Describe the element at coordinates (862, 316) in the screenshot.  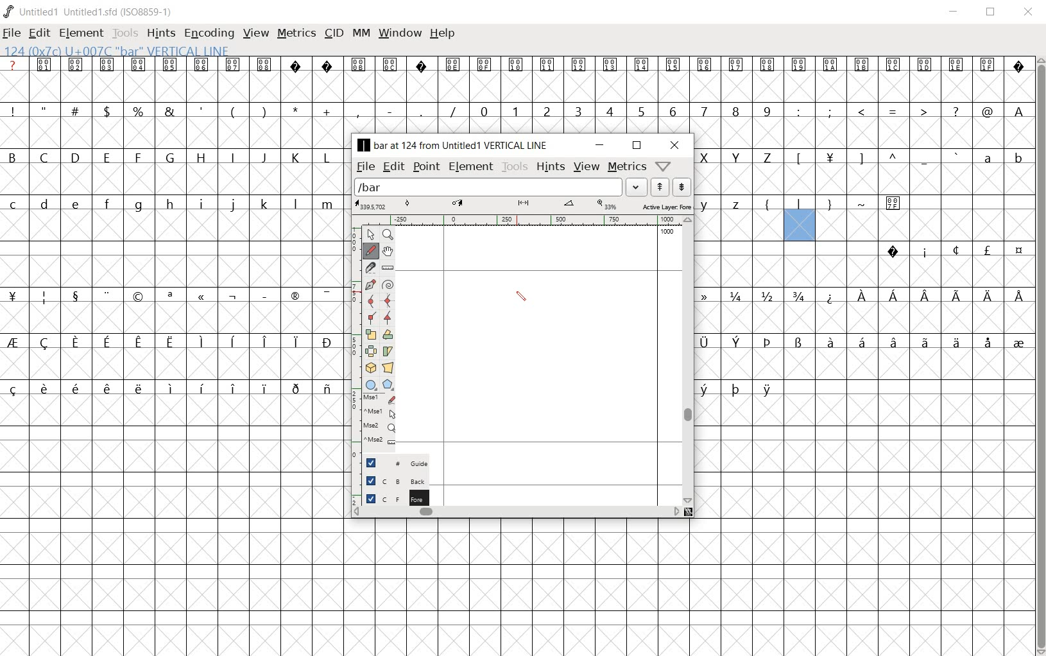
I see `empty cells` at that location.